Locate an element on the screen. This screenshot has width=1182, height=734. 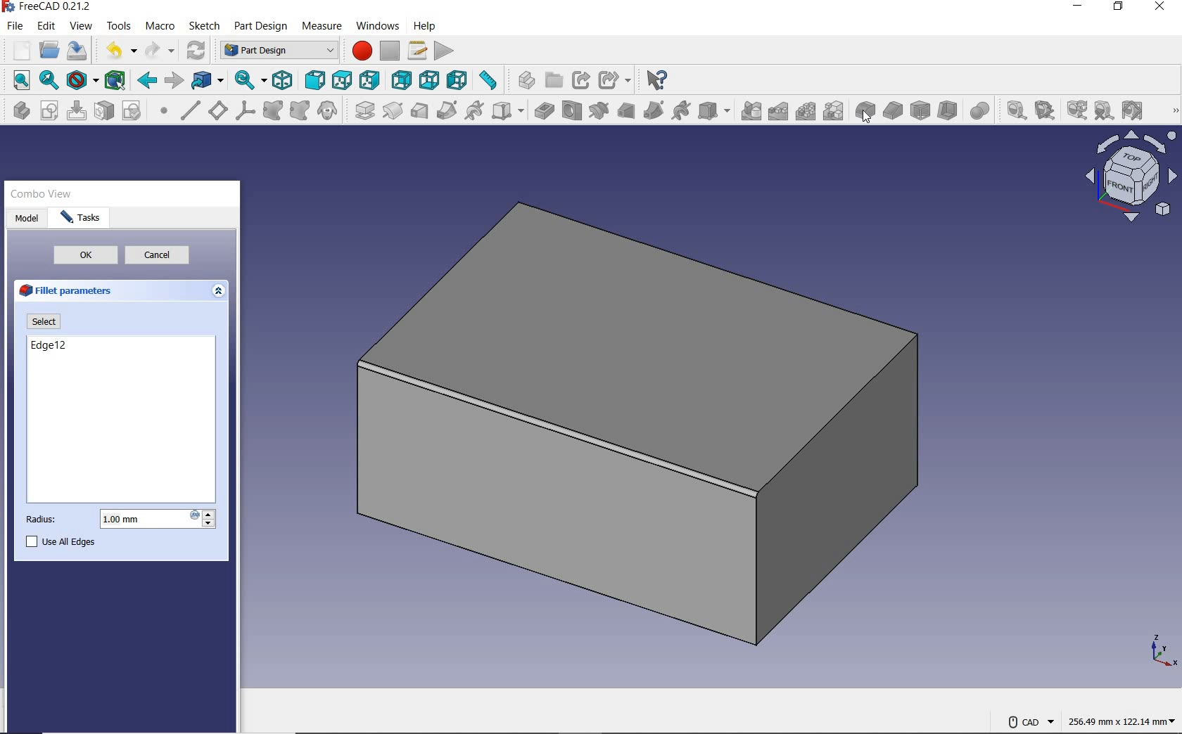
make link is located at coordinates (580, 82).